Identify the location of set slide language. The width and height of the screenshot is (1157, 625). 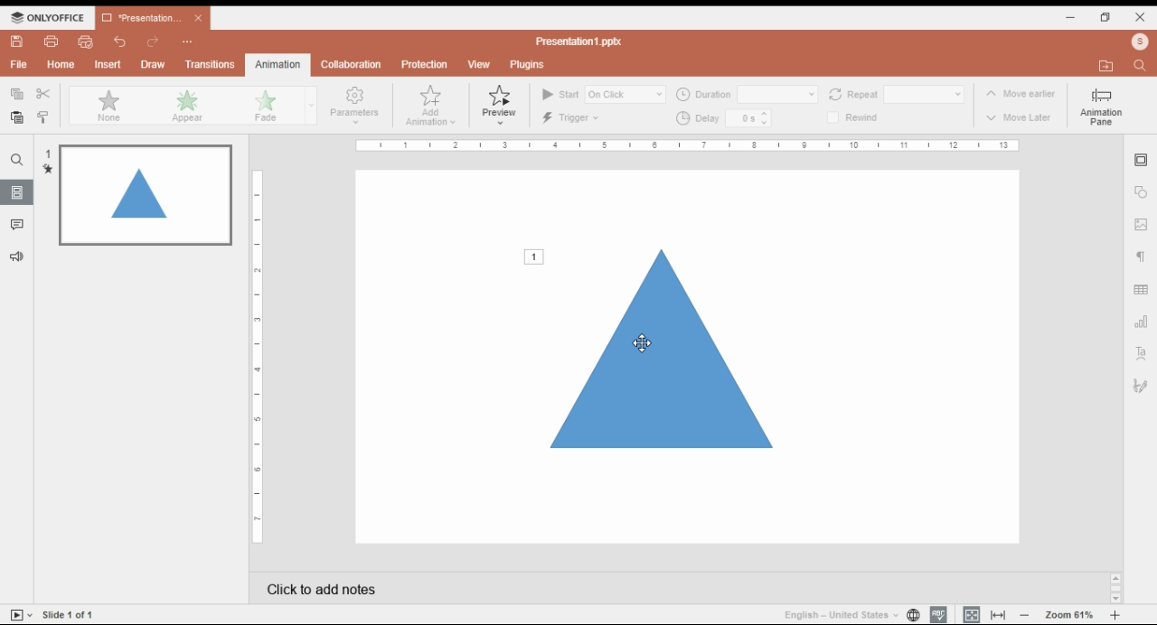
(910, 613).